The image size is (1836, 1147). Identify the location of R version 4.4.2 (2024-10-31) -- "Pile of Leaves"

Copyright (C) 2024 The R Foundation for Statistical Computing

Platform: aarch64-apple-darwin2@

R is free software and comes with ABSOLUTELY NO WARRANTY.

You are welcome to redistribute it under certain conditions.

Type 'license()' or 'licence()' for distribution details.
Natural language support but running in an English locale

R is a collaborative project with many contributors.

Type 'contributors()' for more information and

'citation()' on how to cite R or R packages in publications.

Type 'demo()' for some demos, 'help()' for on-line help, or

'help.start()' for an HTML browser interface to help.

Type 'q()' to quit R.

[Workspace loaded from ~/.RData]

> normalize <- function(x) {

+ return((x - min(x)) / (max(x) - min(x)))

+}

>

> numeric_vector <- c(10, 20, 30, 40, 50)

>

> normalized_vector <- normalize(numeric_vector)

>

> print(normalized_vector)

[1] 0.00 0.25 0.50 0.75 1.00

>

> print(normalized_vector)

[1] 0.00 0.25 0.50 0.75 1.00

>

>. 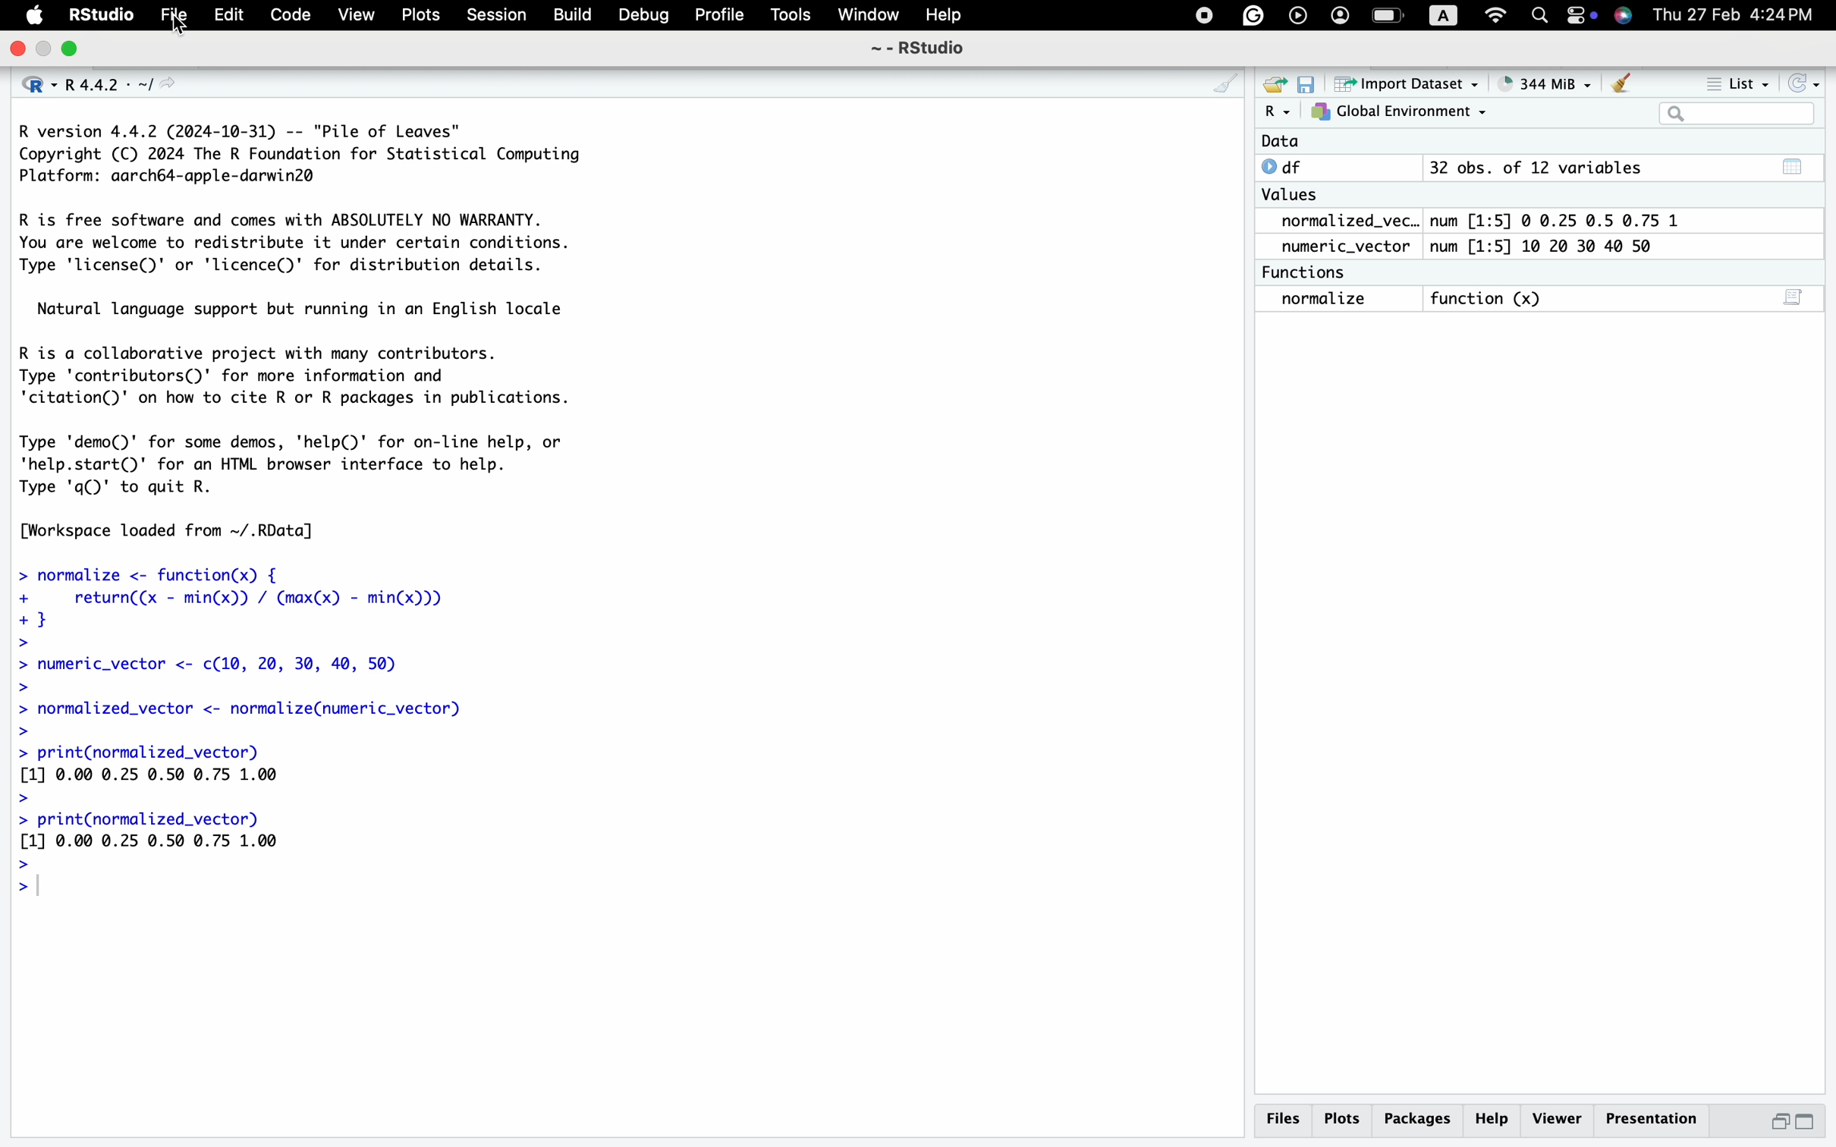
(303, 518).